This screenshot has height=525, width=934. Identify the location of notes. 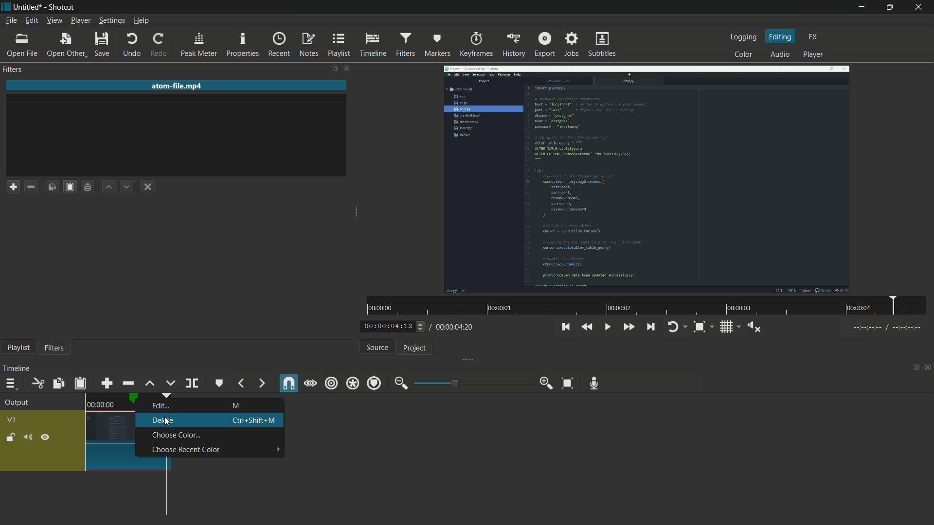
(307, 45).